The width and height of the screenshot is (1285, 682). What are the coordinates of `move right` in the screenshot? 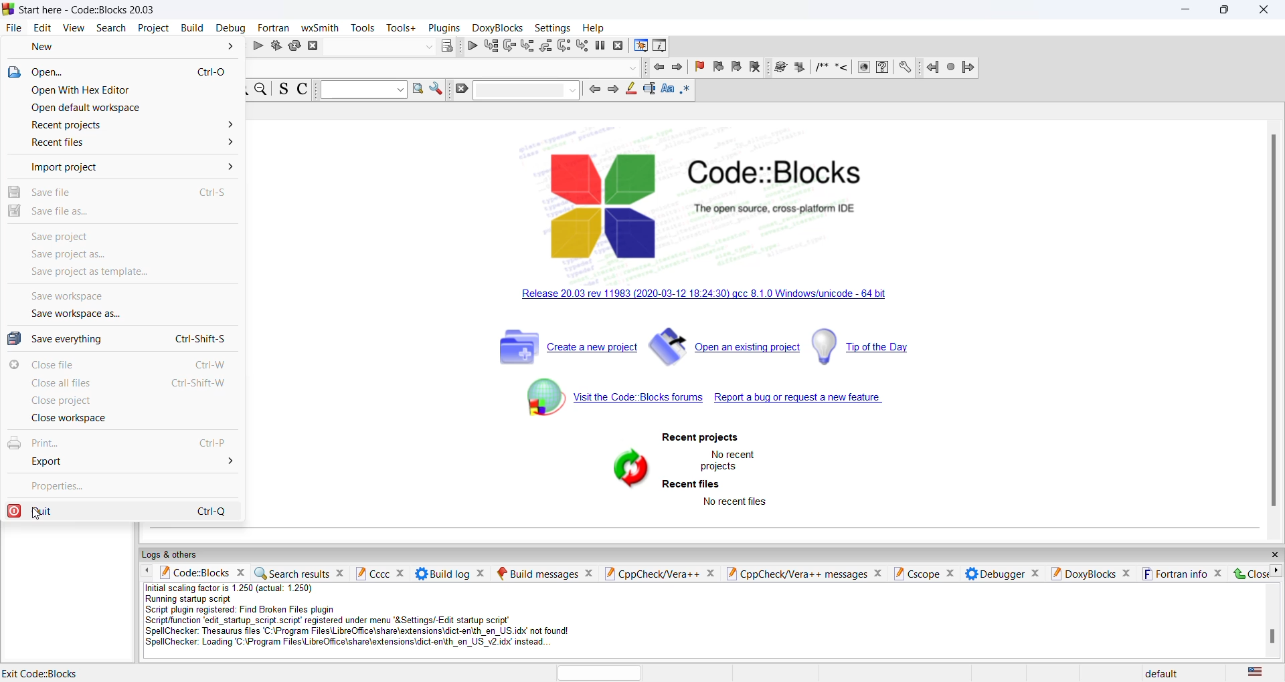 It's located at (1277, 571).